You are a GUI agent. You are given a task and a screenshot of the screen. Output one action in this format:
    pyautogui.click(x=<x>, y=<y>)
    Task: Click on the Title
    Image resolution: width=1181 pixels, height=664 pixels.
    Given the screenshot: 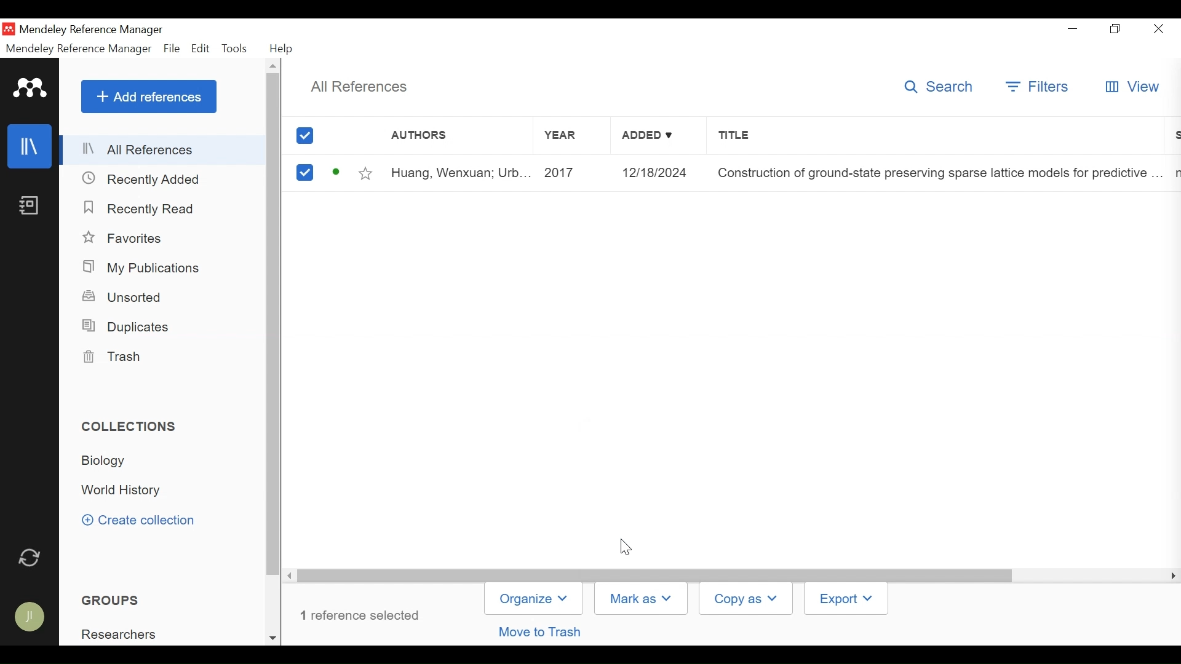 What is the action you would take?
    pyautogui.click(x=939, y=173)
    